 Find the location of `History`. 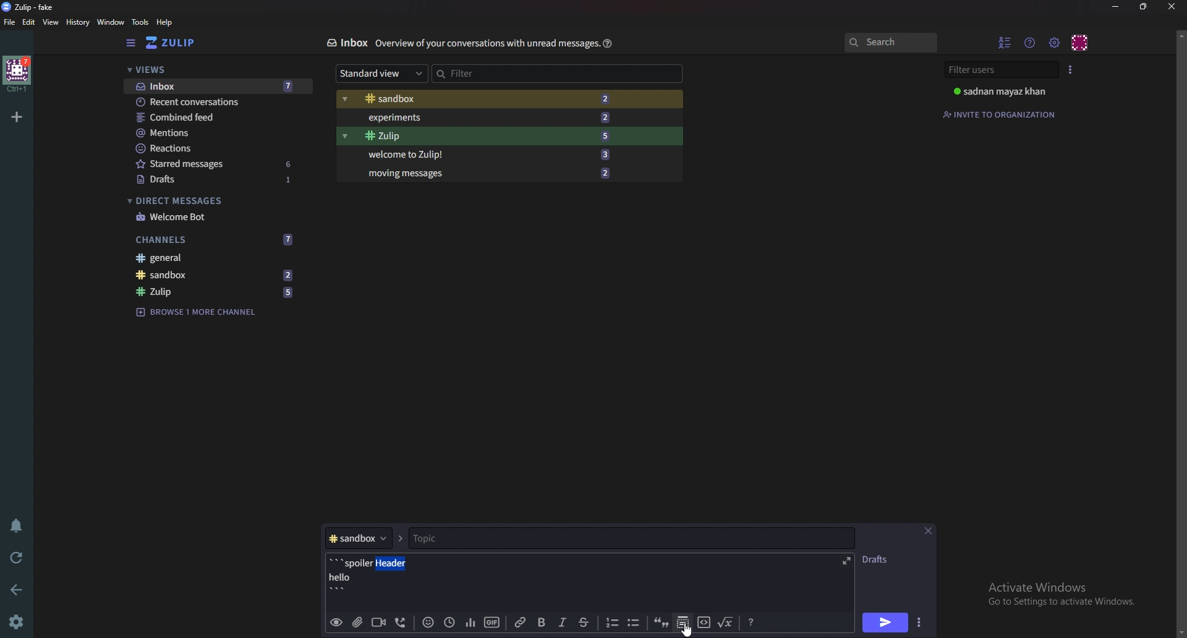

History is located at coordinates (78, 23).